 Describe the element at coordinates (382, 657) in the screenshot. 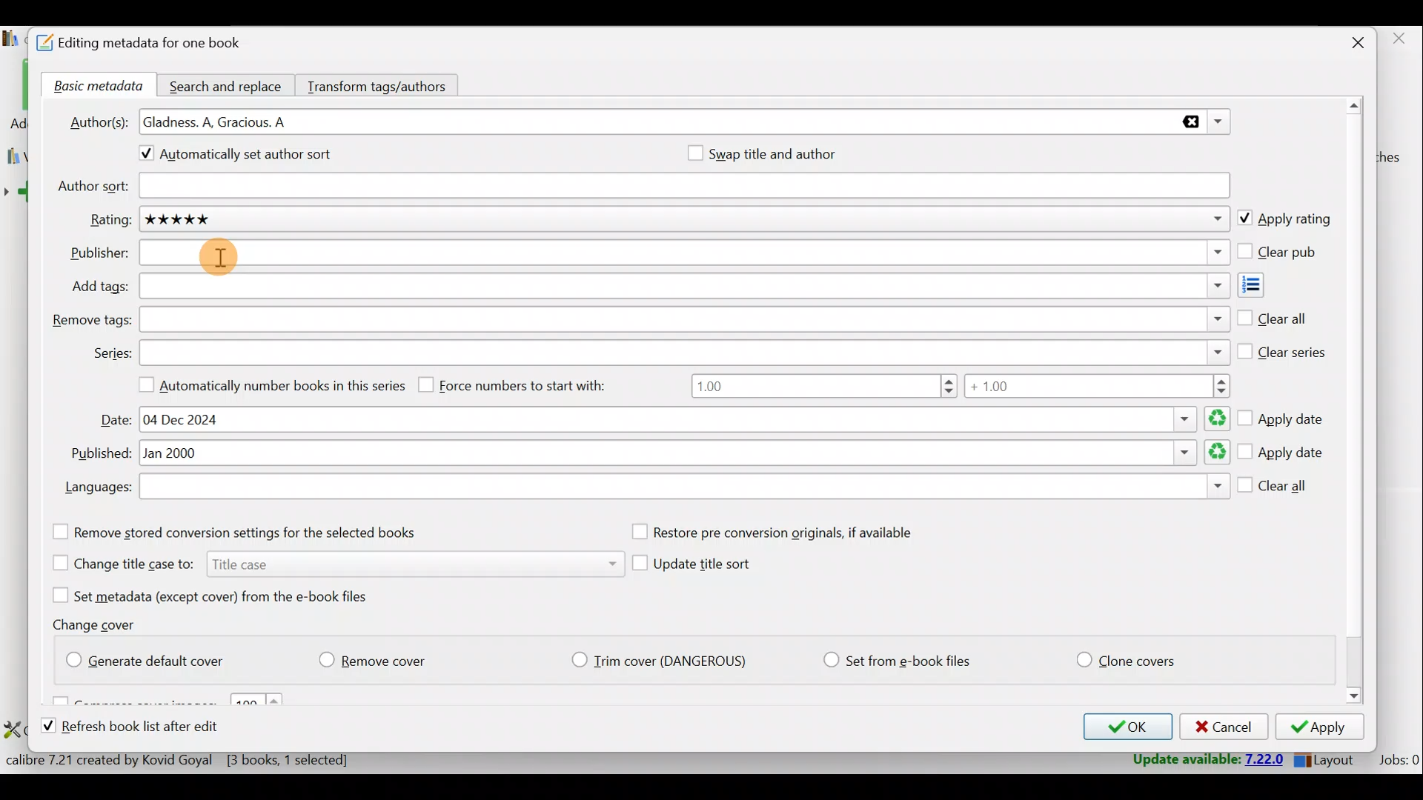

I see `Remove cover` at that location.